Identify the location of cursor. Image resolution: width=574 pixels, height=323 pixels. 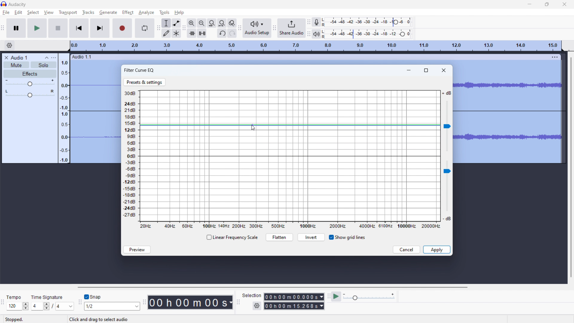
(133, 12).